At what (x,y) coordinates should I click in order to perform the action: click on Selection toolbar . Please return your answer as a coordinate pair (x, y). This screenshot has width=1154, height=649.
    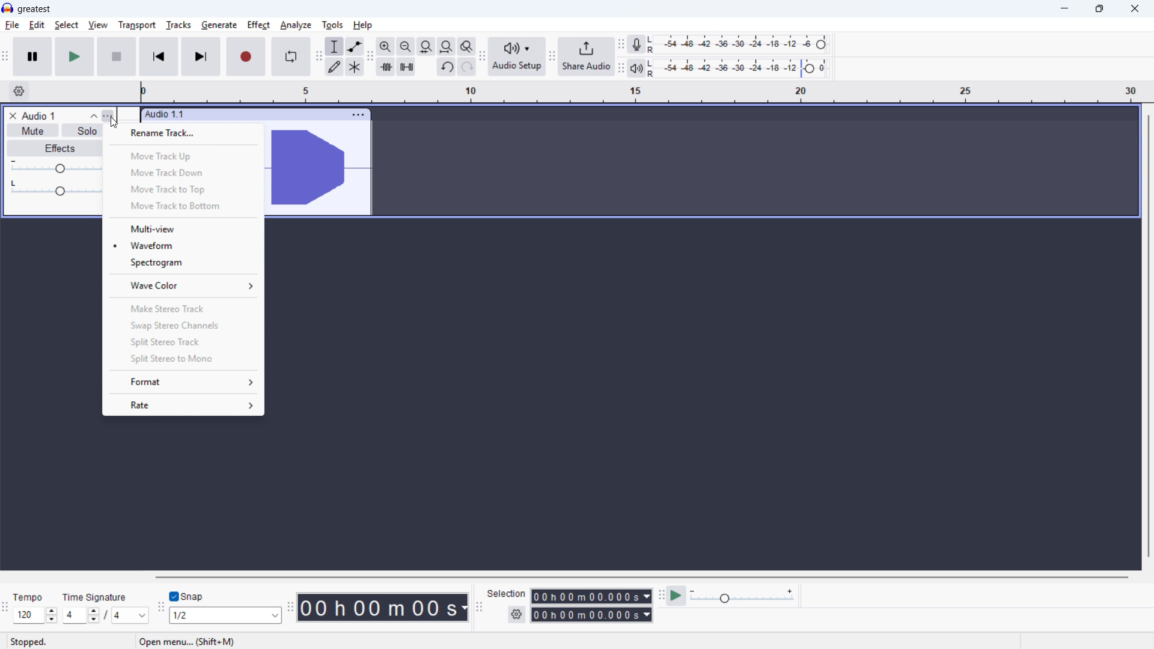
    Looking at the image, I should click on (480, 609).